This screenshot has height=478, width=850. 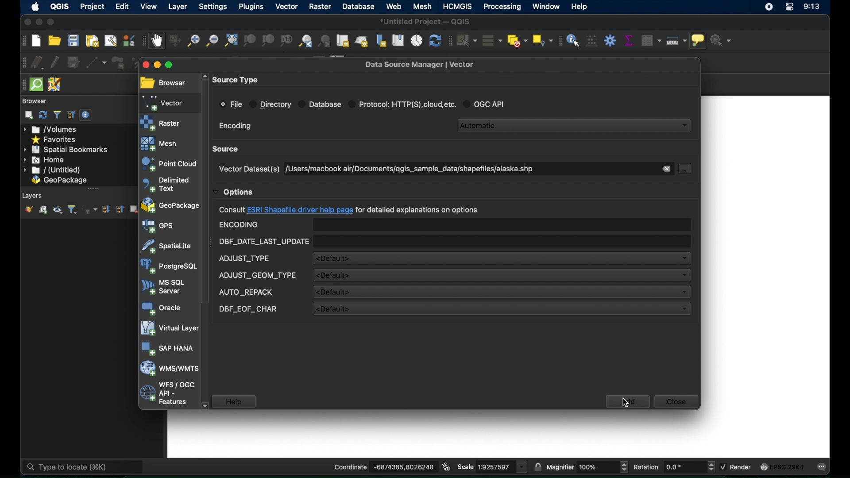 What do you see at coordinates (245, 293) in the screenshot?
I see `auto_repack` at bounding box center [245, 293].